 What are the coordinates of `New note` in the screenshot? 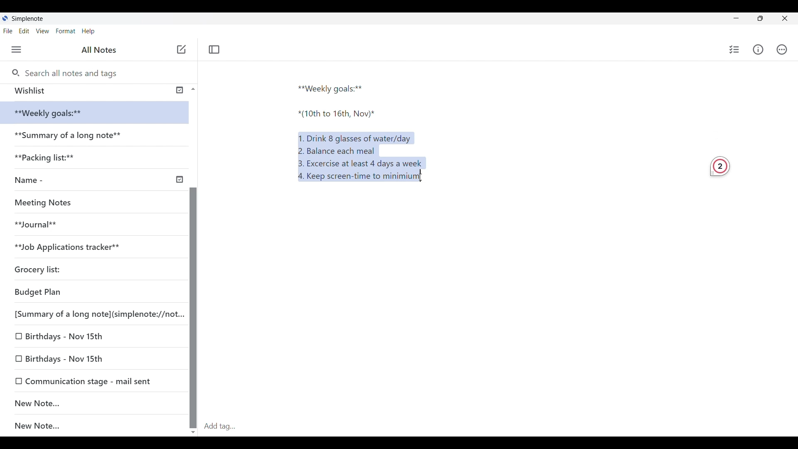 It's located at (90, 403).